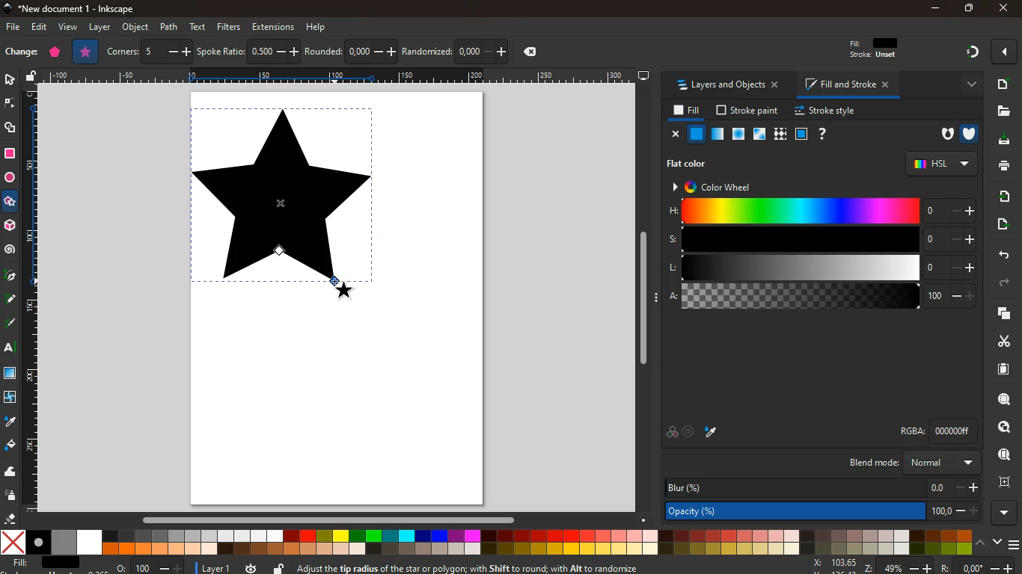 The width and height of the screenshot is (1022, 574). What do you see at coordinates (11, 155) in the screenshot?
I see `square` at bounding box center [11, 155].